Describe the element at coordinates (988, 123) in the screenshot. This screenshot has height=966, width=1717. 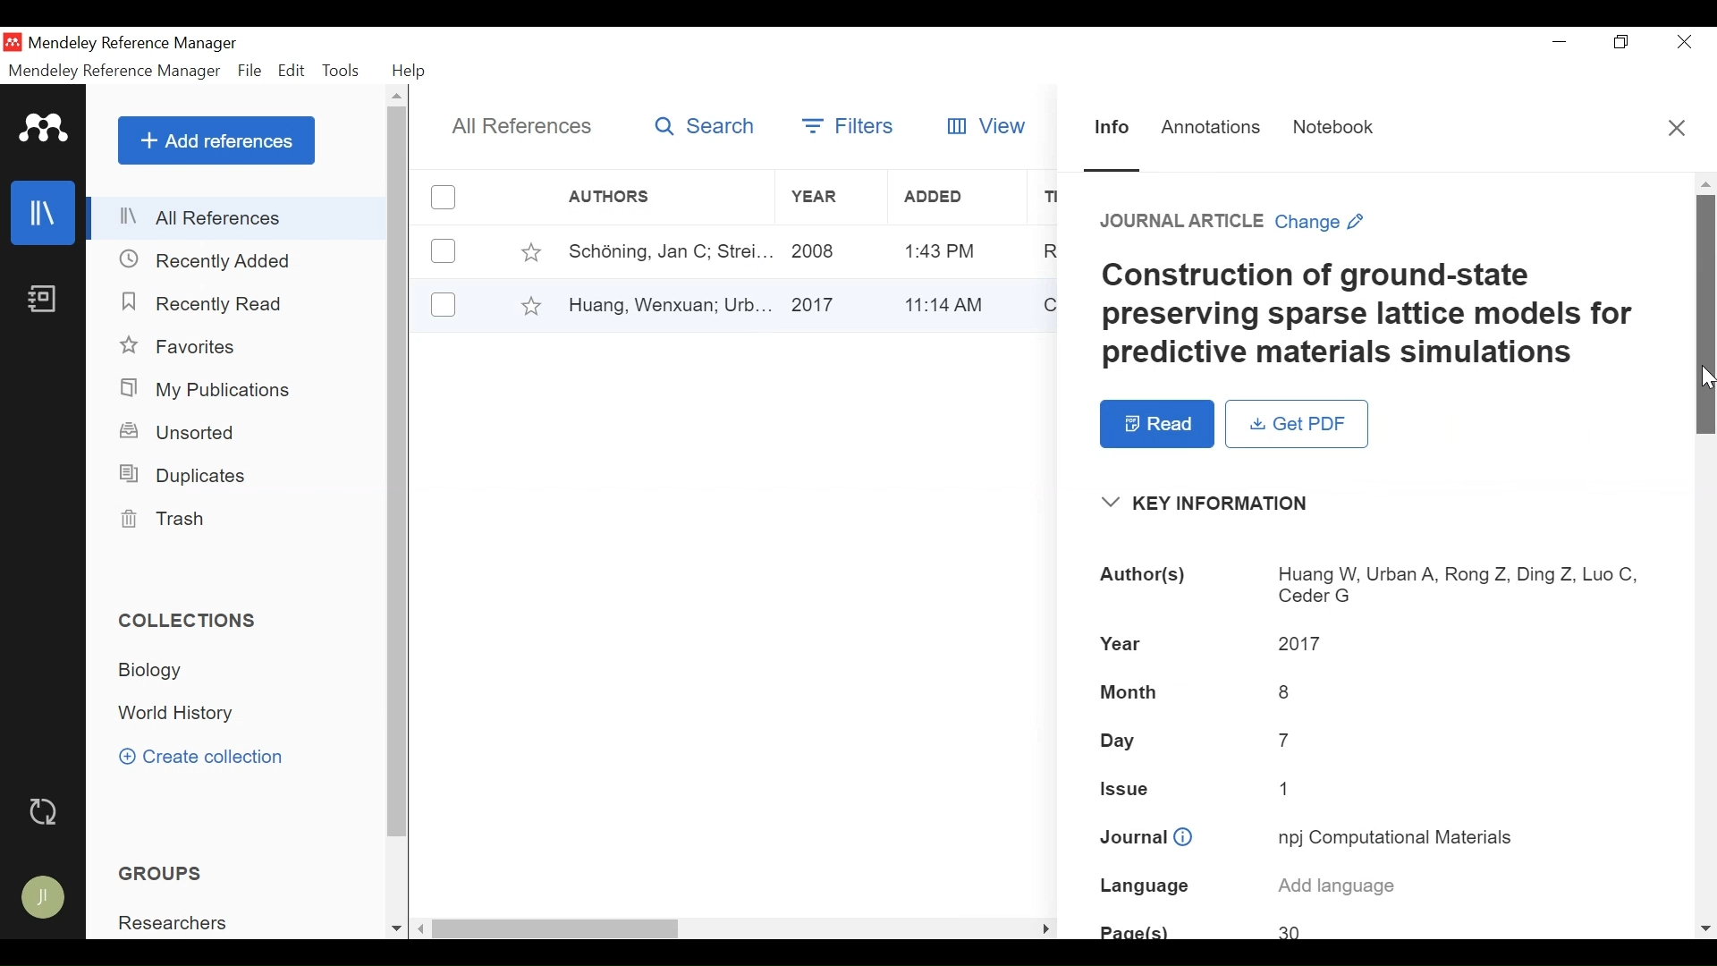
I see `View` at that location.